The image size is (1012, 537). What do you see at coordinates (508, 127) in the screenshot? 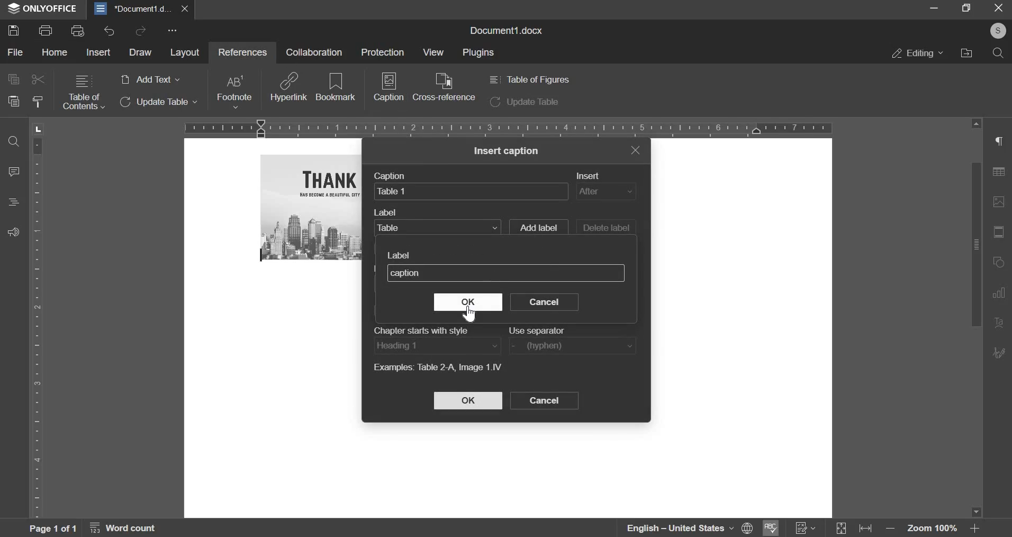
I see `horizontal scale` at bounding box center [508, 127].